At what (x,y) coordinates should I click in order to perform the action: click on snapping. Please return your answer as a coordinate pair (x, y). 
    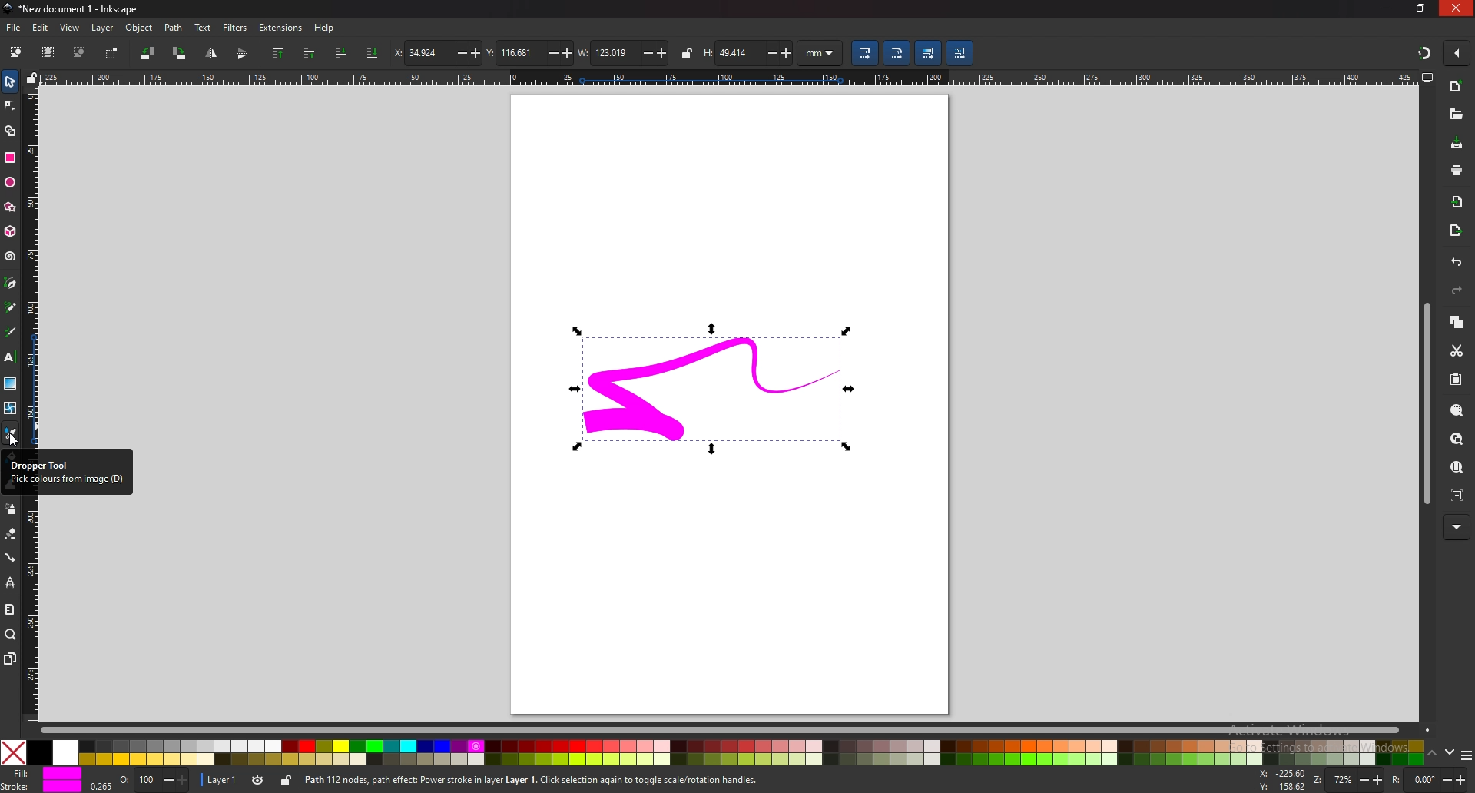
    Looking at the image, I should click on (1426, 53).